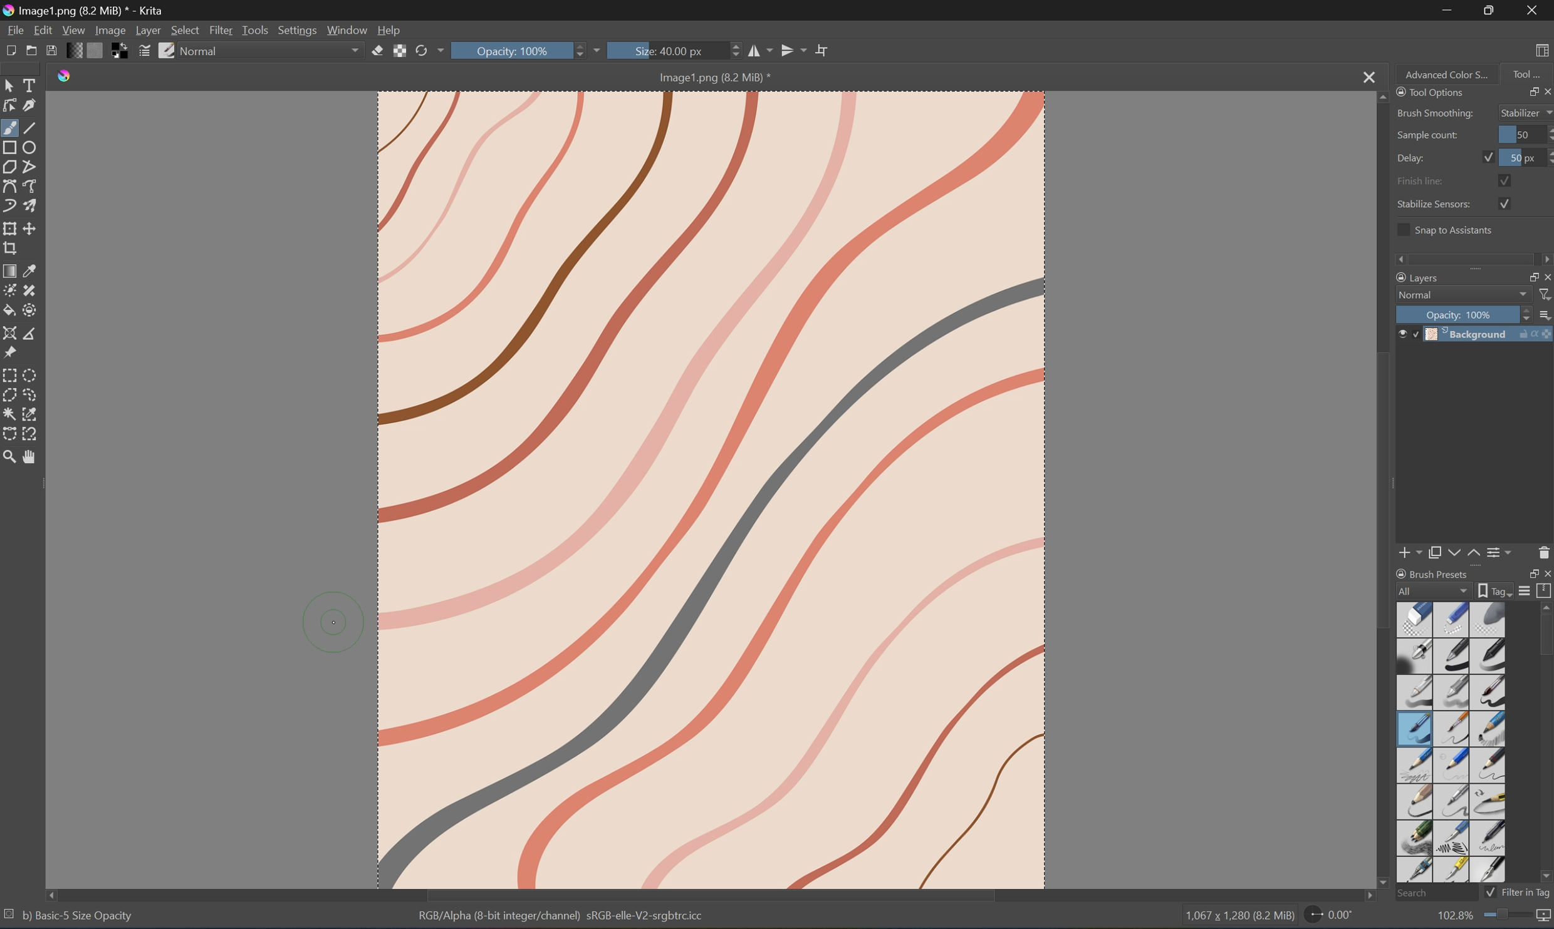  What do you see at coordinates (31, 269) in the screenshot?
I see `Sample a color from an image or area` at bounding box center [31, 269].